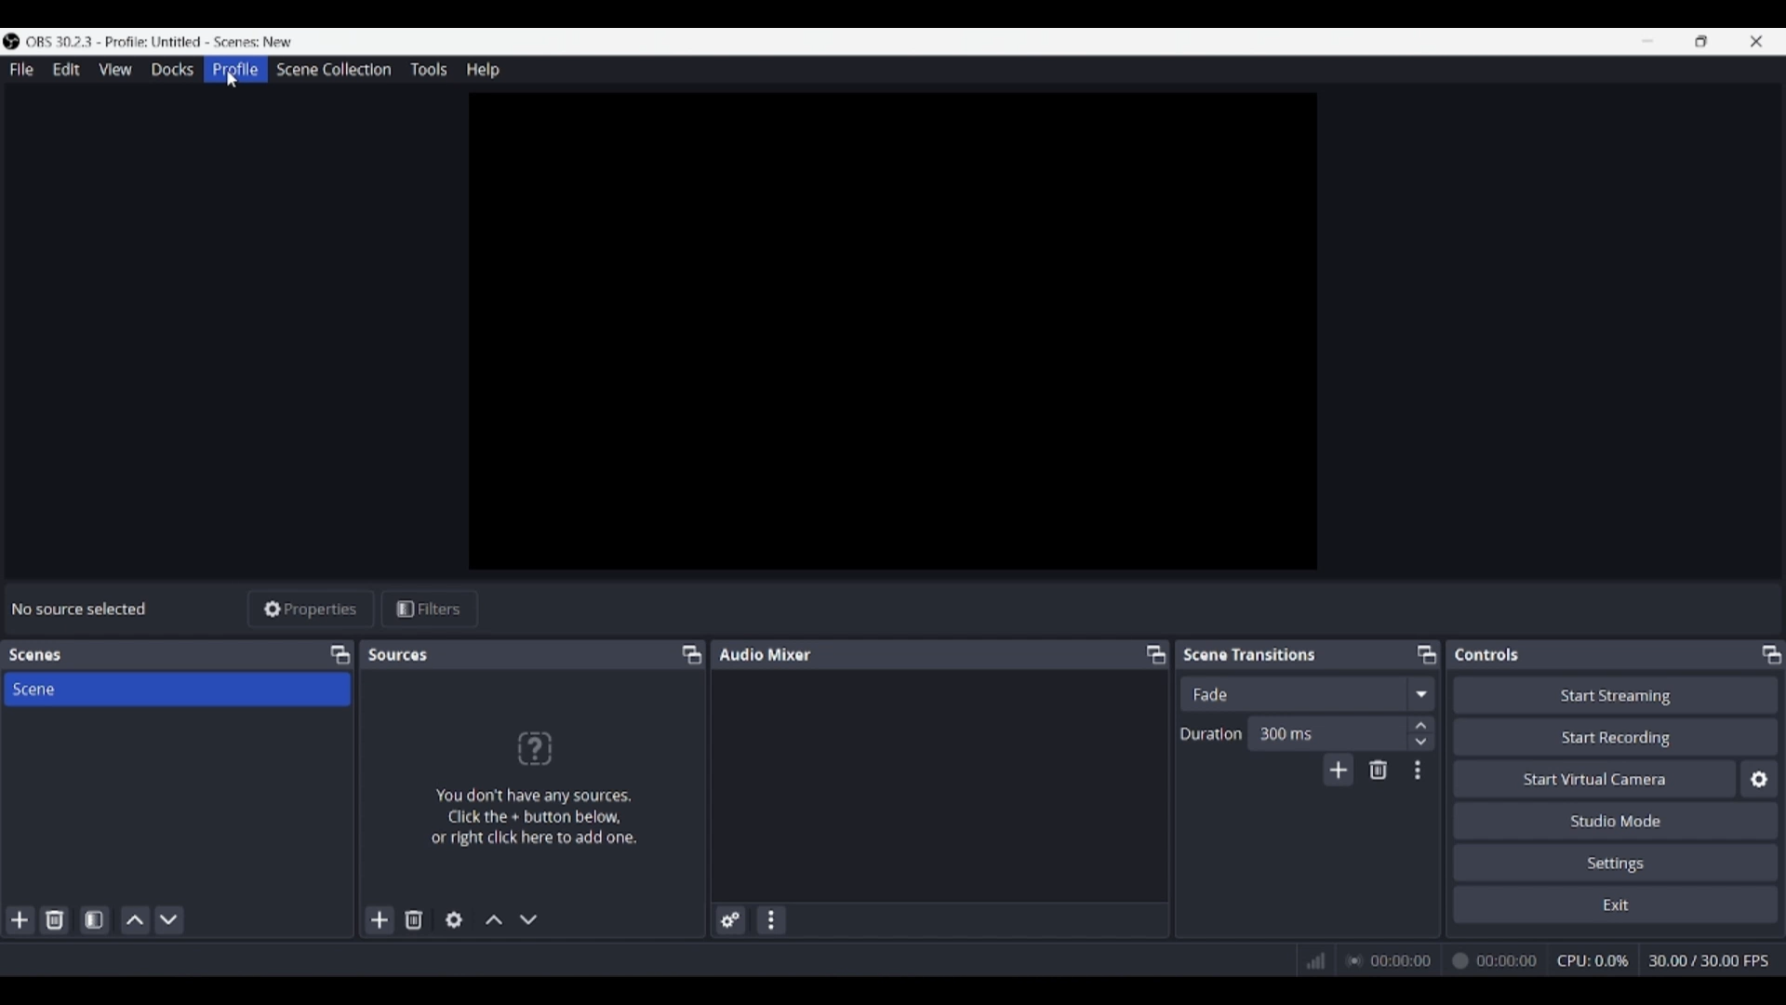  I want to click on Indicates duration, so click(1211, 733).